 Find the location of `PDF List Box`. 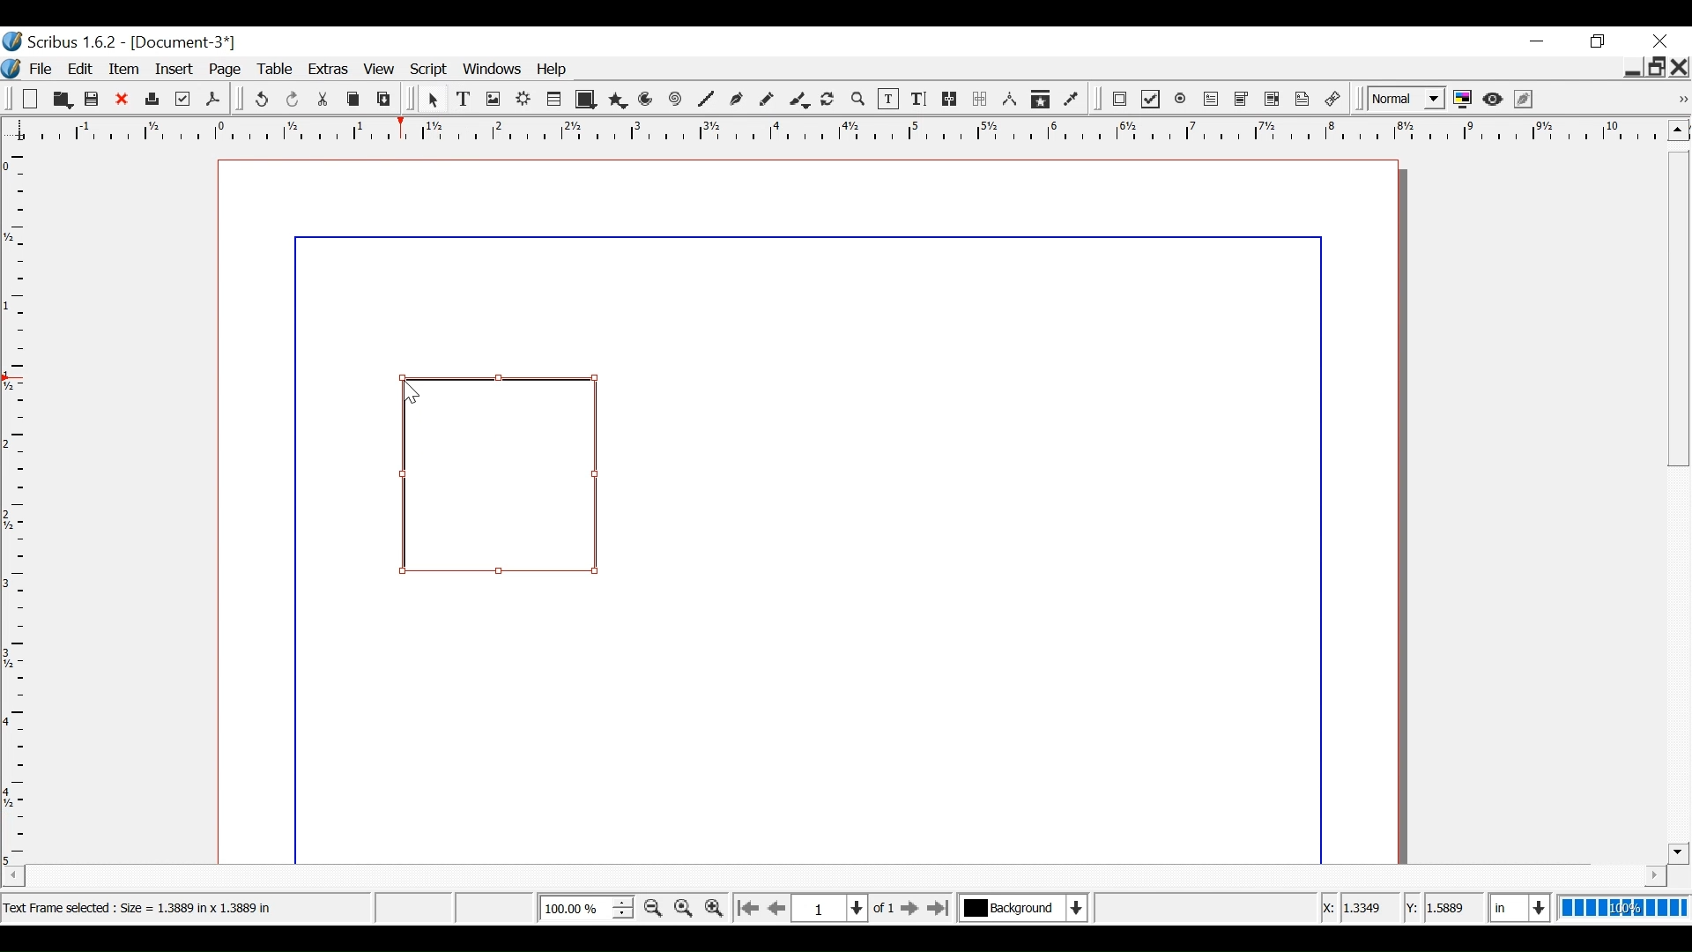

PDF List Box is located at coordinates (1273, 99).